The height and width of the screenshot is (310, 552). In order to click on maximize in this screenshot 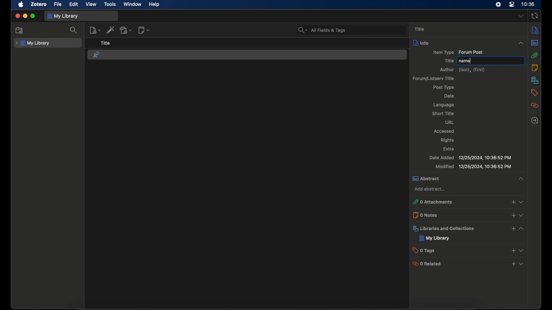, I will do `click(33, 16)`.